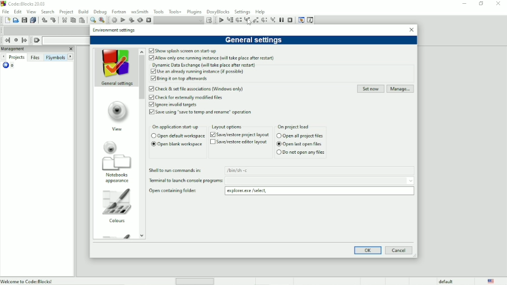 The height and width of the screenshot is (285, 507). Describe the element at coordinates (177, 136) in the screenshot. I see `Open default workspace` at that location.